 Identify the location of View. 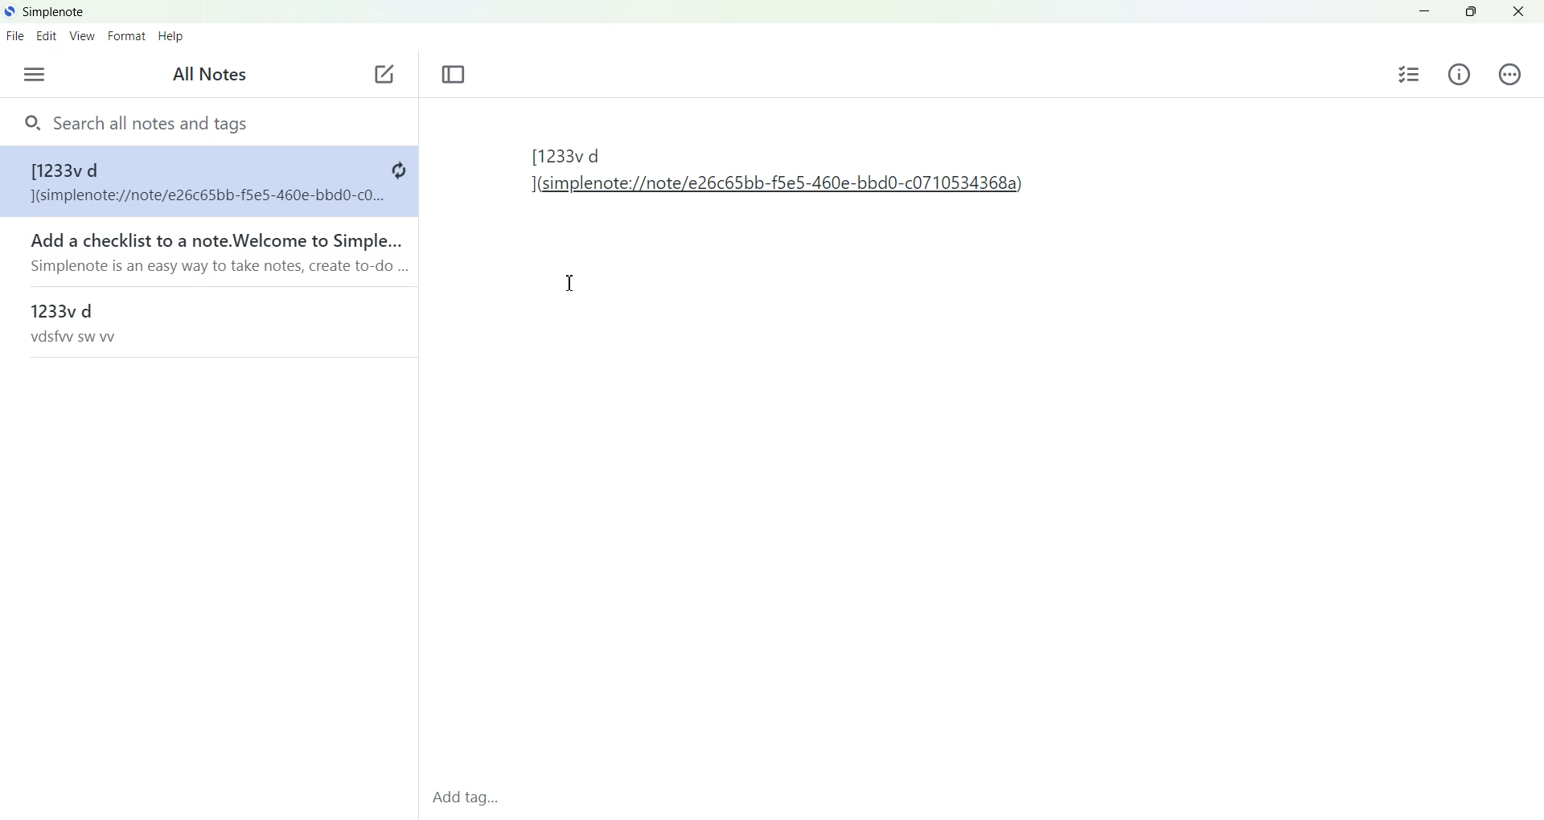
(80, 35).